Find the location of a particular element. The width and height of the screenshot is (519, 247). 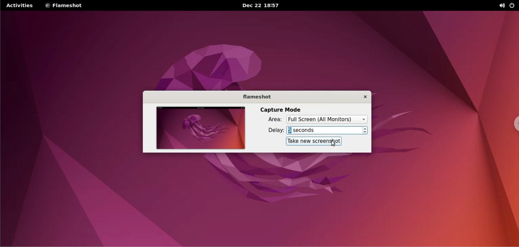

activities is located at coordinates (19, 5).